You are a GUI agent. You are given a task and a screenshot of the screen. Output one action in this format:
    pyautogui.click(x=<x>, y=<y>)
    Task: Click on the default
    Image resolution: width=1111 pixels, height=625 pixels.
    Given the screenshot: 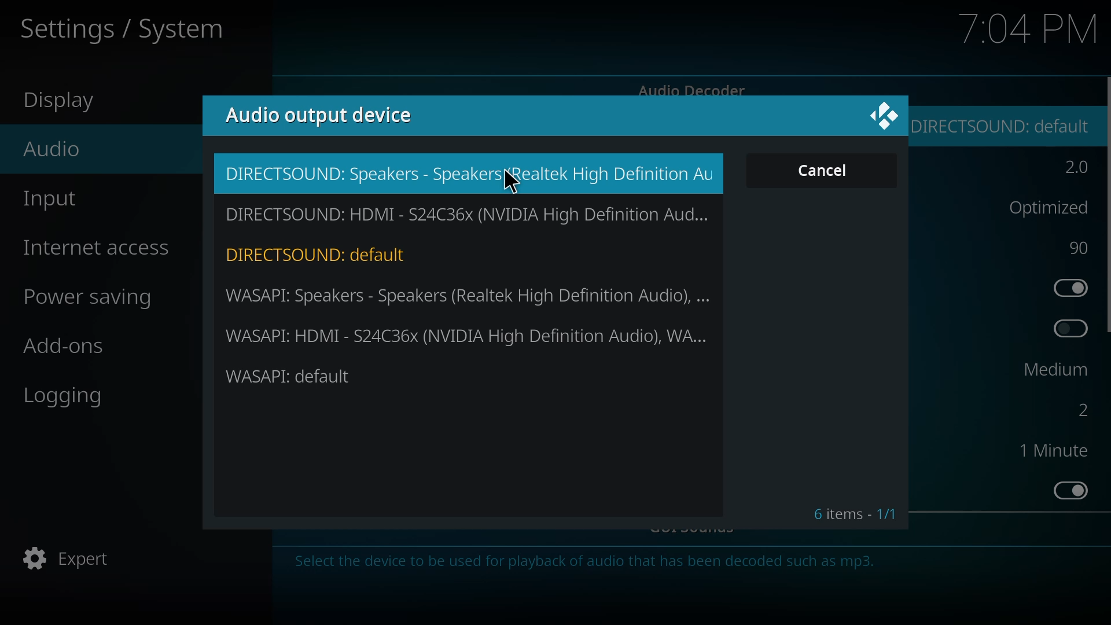 What is the action you would take?
    pyautogui.click(x=321, y=253)
    